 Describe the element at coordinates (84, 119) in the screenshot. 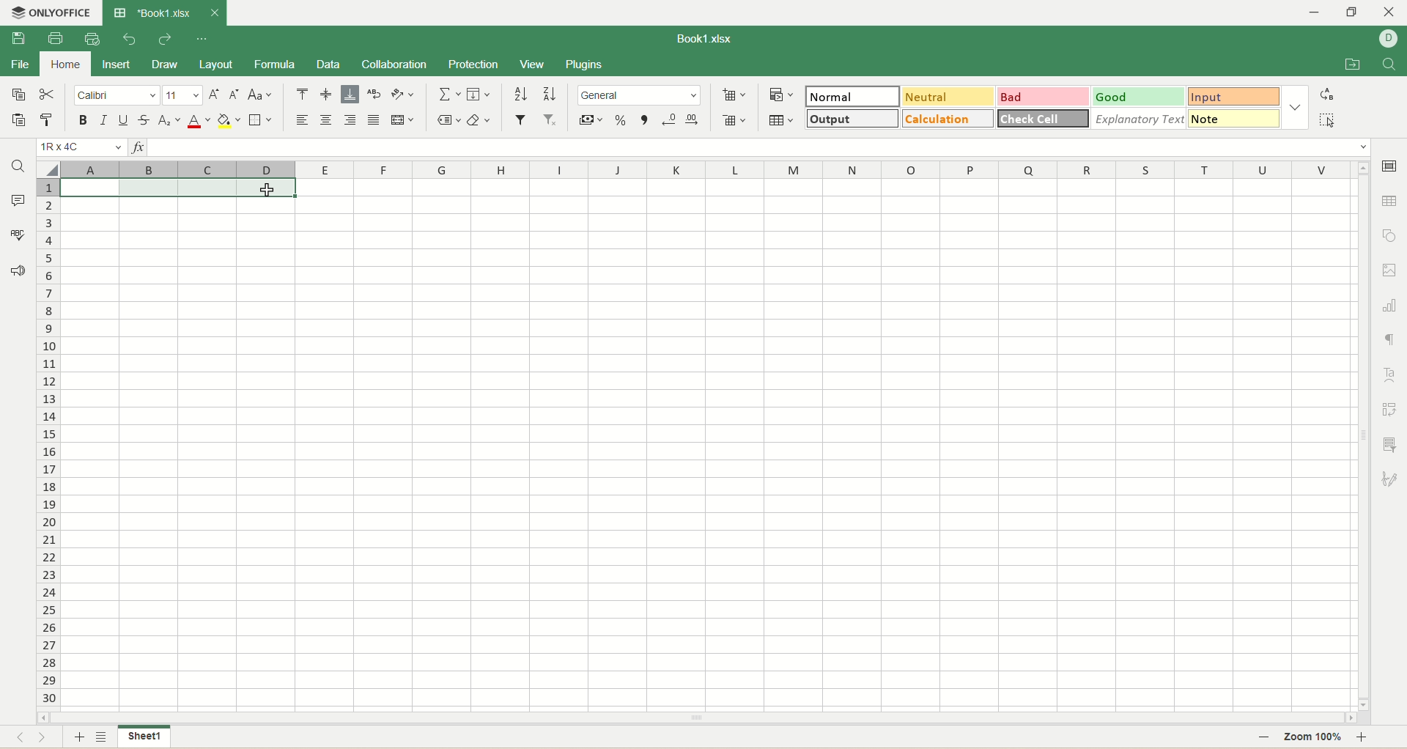

I see `bold` at that location.